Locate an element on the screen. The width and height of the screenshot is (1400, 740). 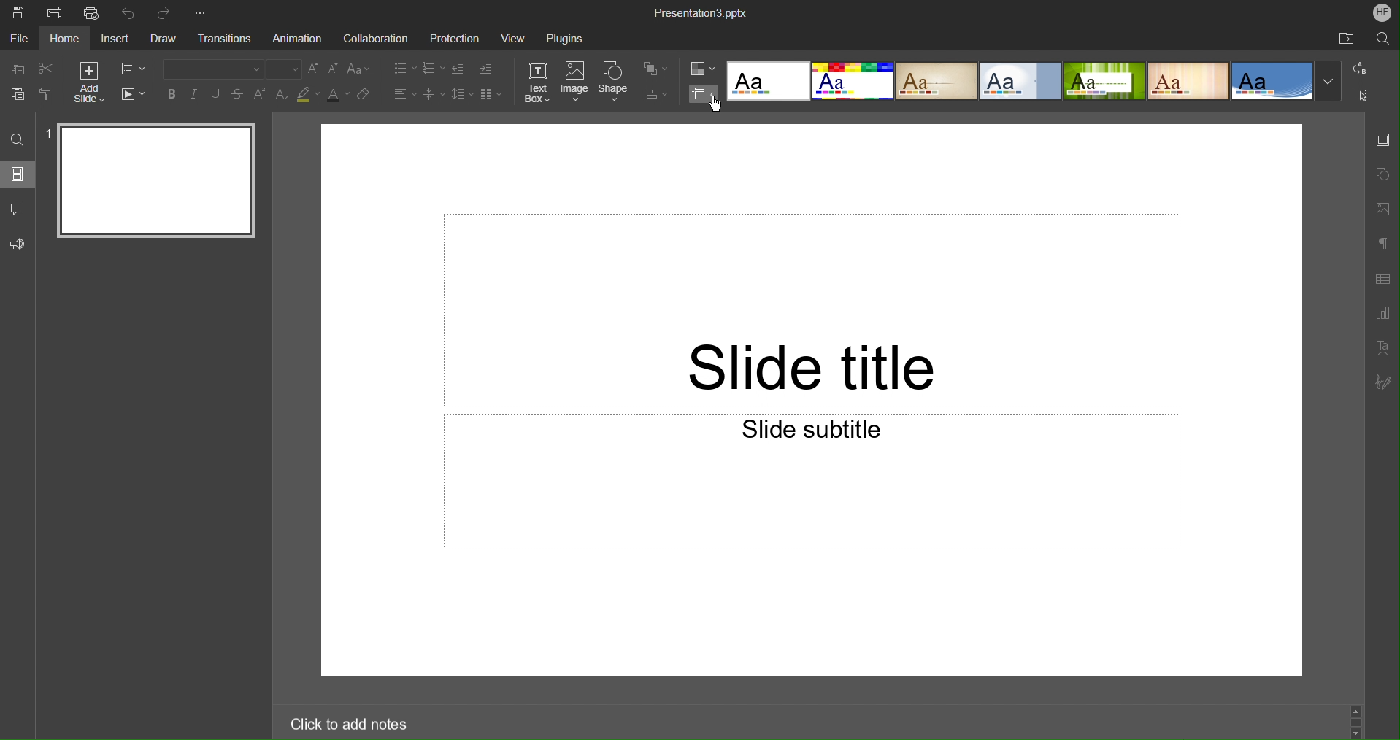
Transitions is located at coordinates (228, 38).